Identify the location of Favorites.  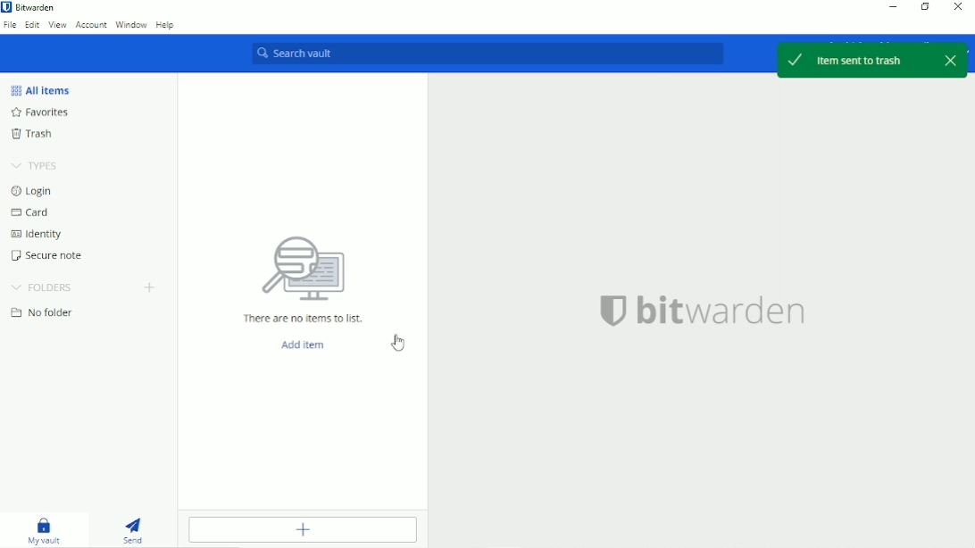
(44, 112).